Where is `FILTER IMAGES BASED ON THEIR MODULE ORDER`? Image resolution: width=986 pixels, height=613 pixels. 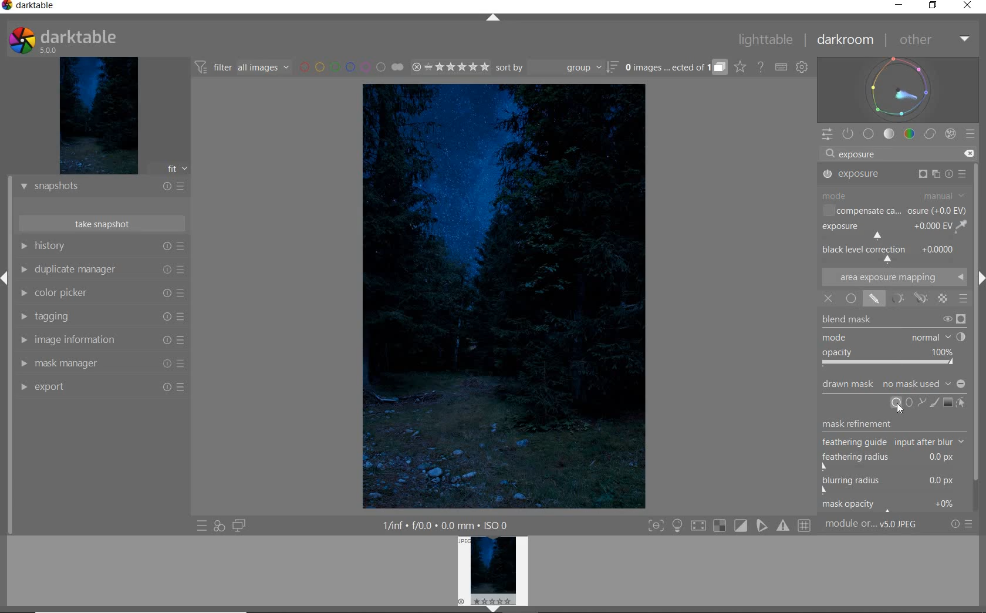
FILTER IMAGES BASED ON THEIR MODULE ORDER is located at coordinates (244, 68).